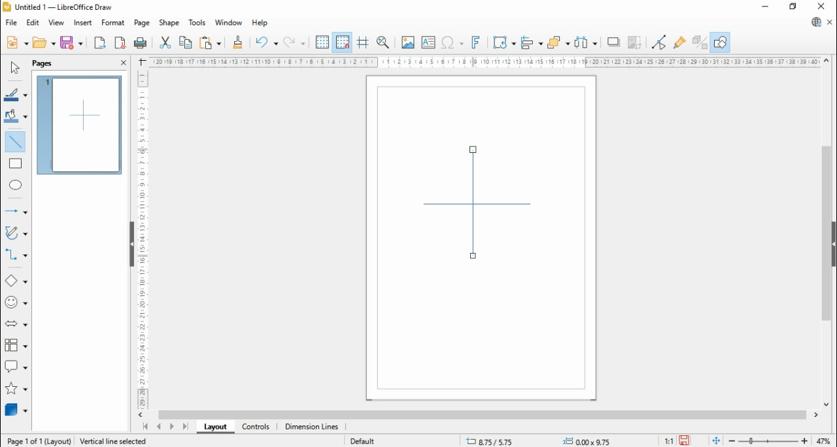 Image resolution: width=837 pixels, height=447 pixels. What do you see at coordinates (14, 68) in the screenshot?
I see `select` at bounding box center [14, 68].